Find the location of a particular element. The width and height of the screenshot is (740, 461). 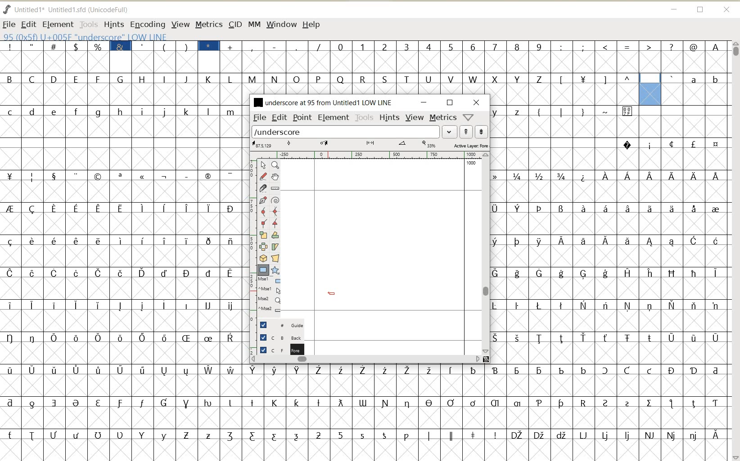

FOREGROUND is located at coordinates (278, 349).